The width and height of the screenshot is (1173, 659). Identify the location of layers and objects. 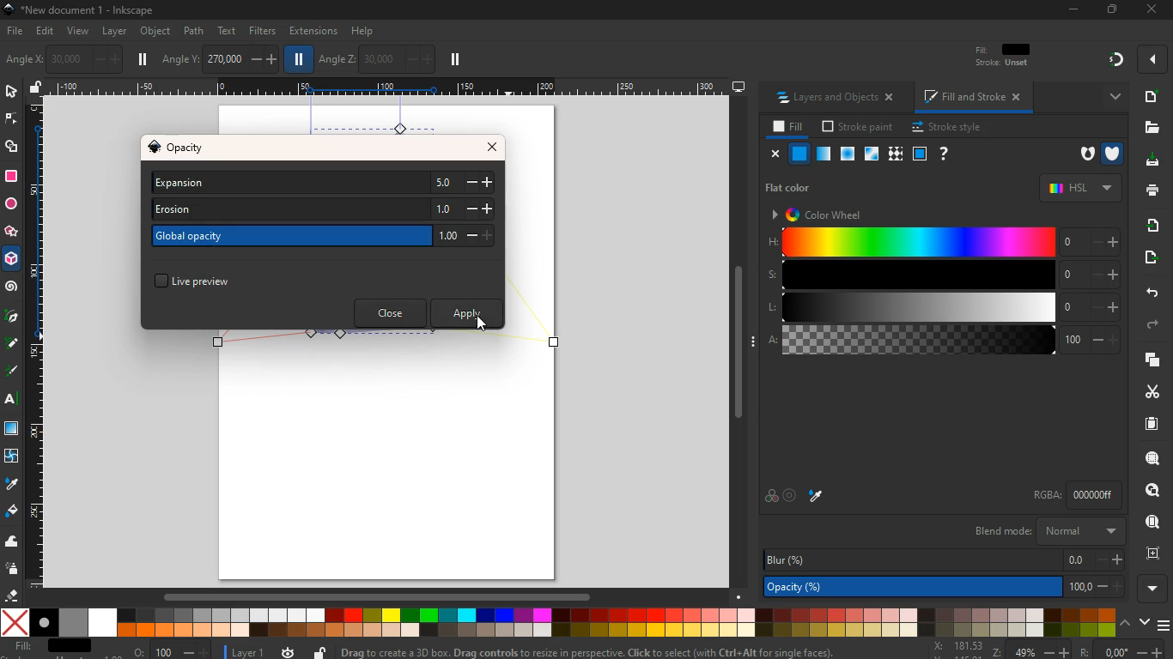
(840, 99).